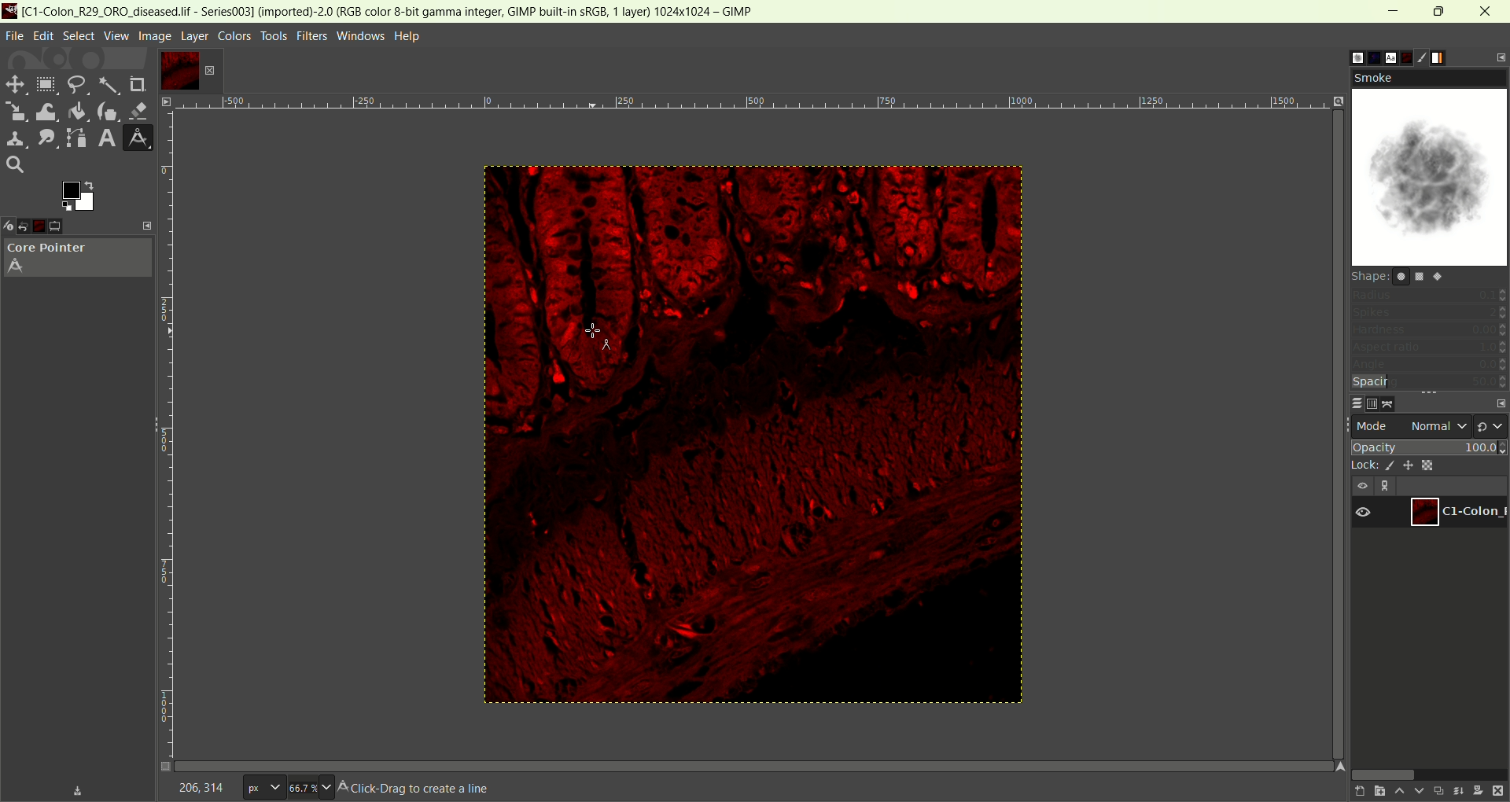  I want to click on filters, so click(312, 36).